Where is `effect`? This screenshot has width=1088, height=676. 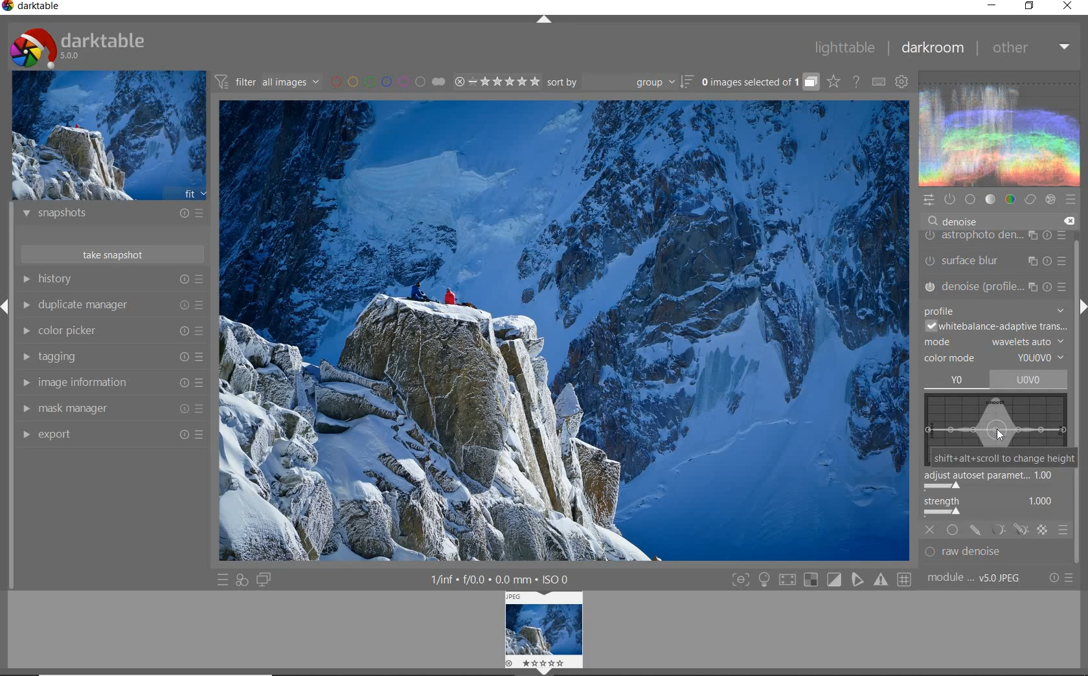 effect is located at coordinates (1050, 199).